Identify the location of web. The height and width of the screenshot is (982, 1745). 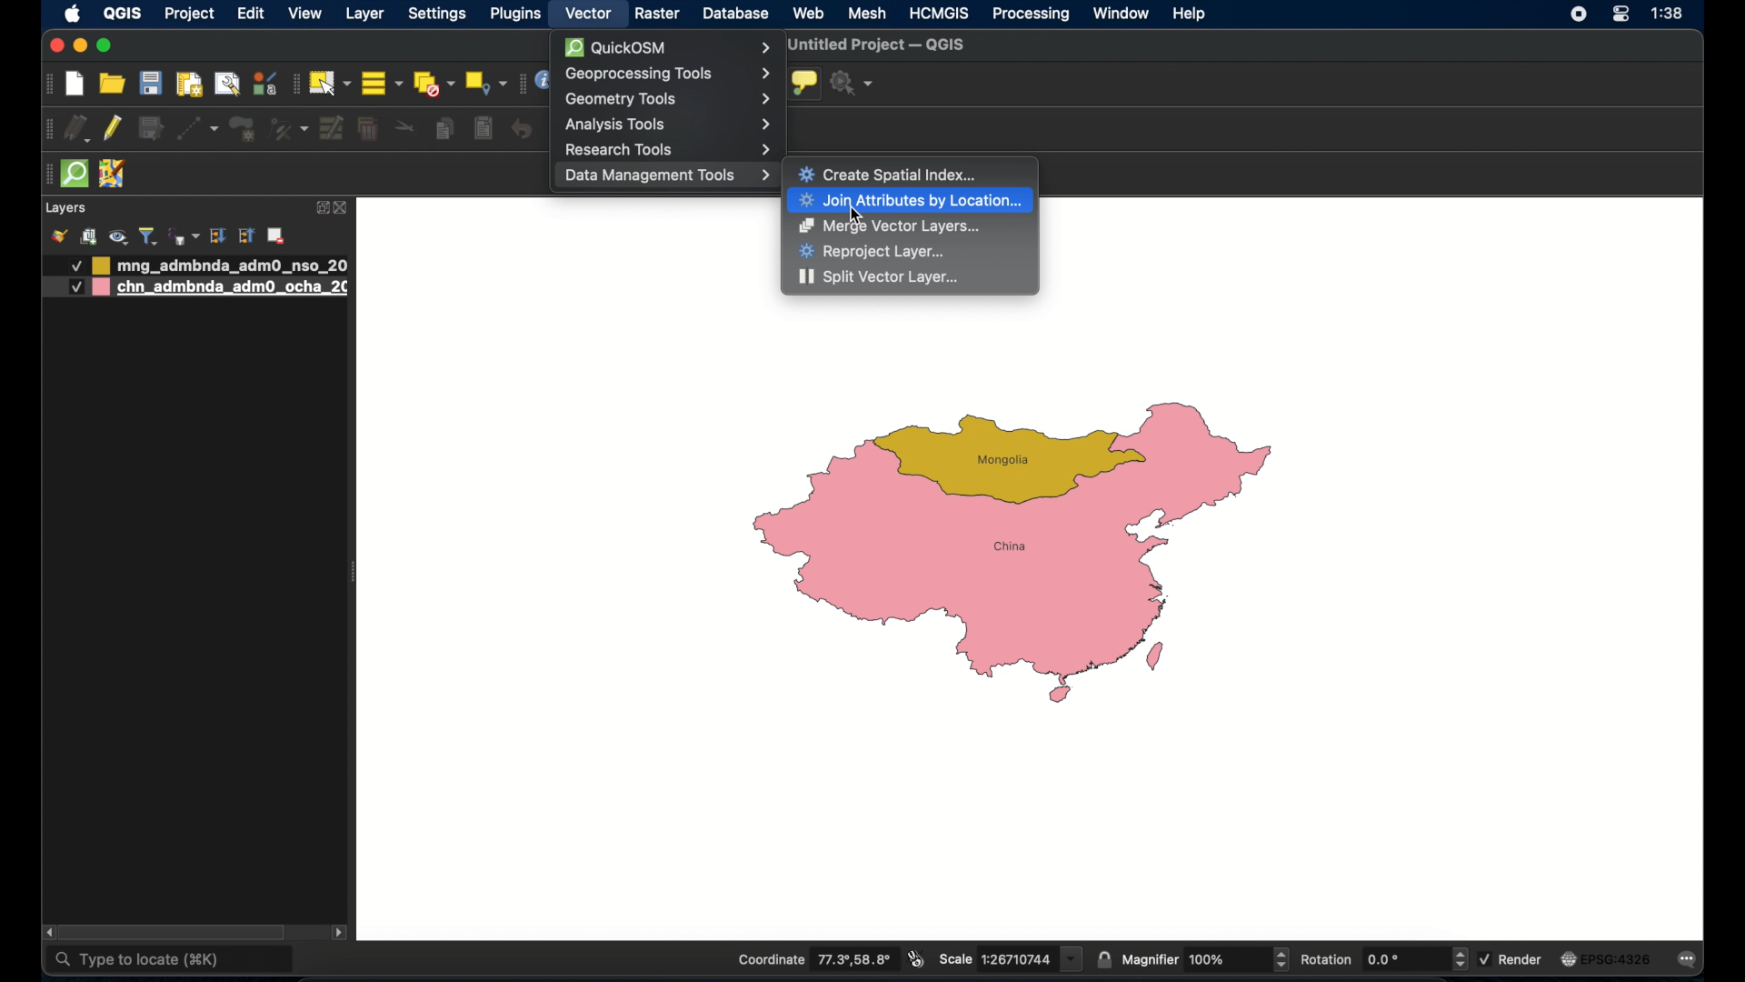
(809, 13).